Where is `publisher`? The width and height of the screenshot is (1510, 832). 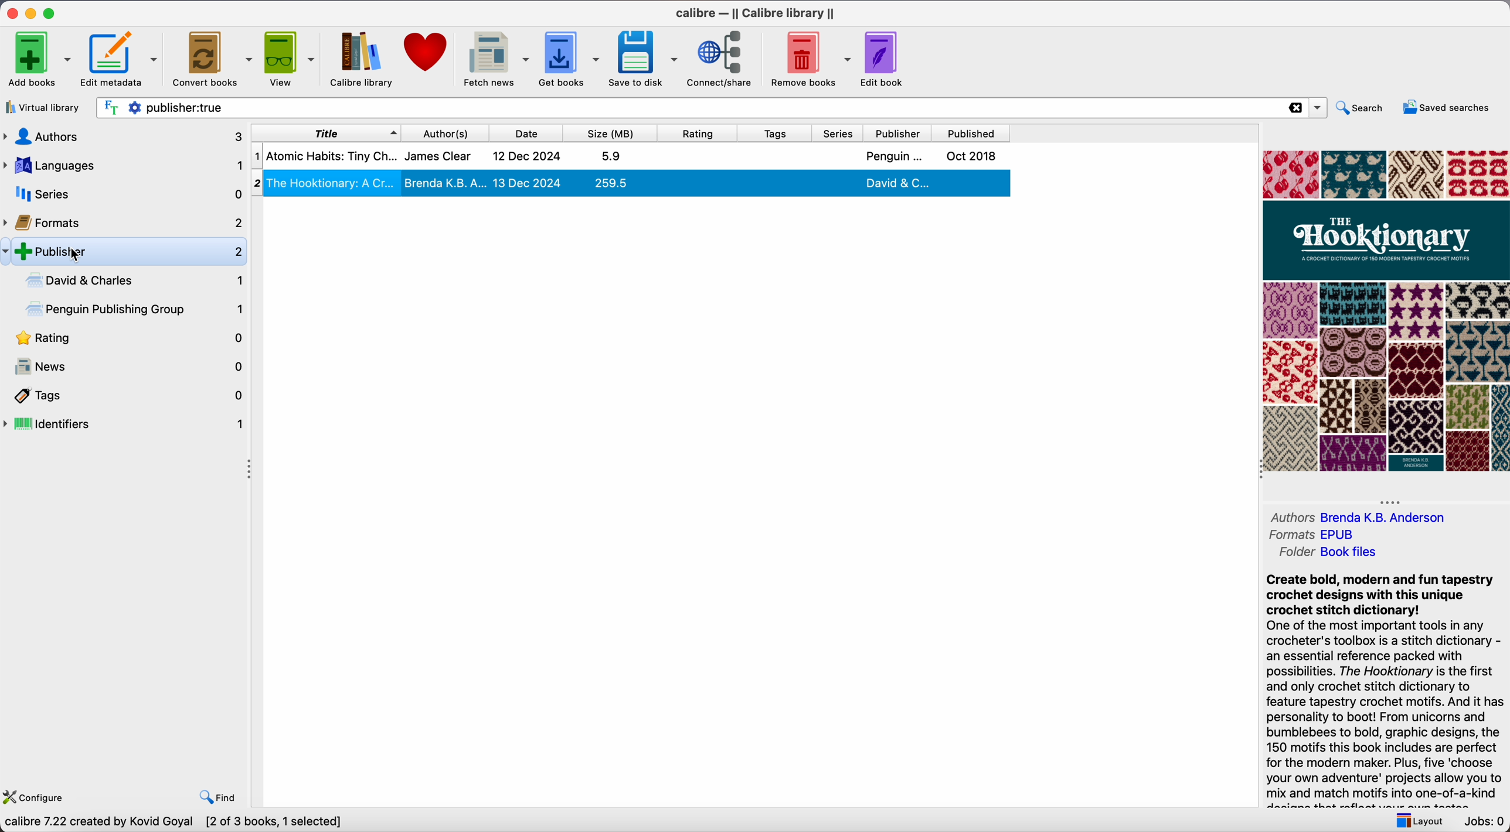
publisher is located at coordinates (899, 133).